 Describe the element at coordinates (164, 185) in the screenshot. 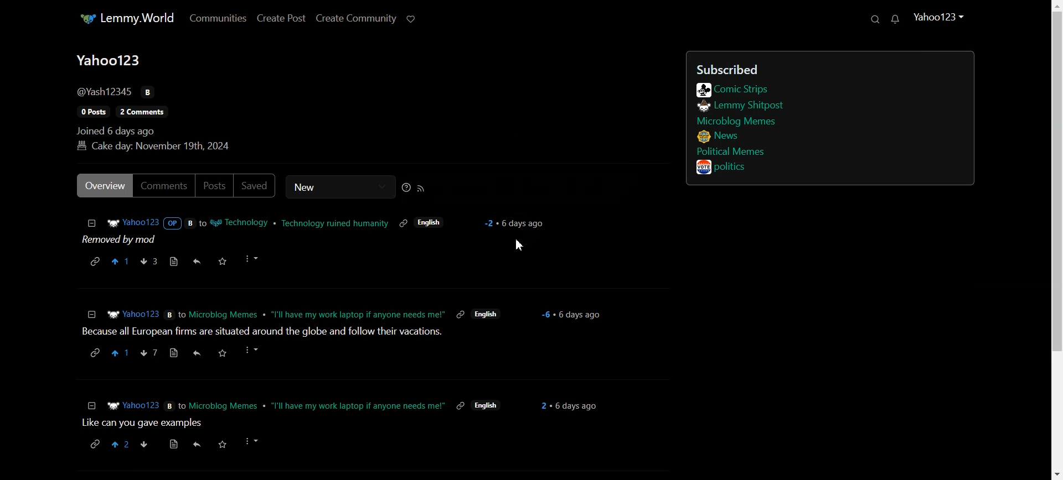

I see `Comments` at that location.